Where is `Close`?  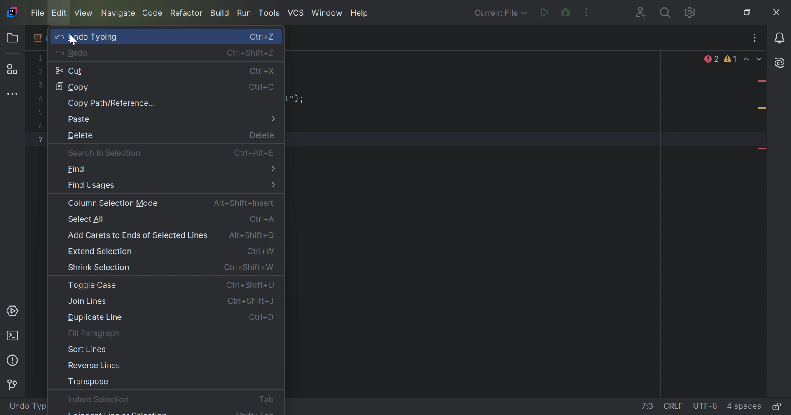 Close is located at coordinates (778, 13).